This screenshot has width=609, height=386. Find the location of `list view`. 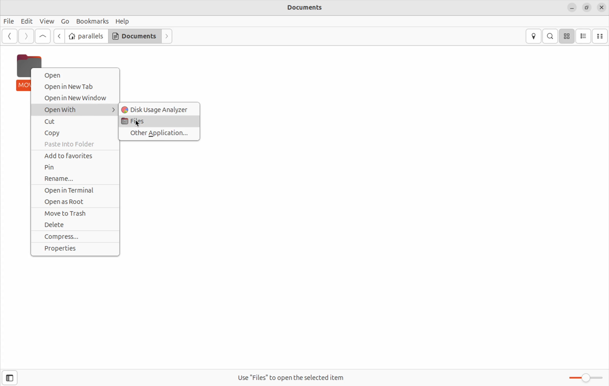

list view is located at coordinates (584, 36).